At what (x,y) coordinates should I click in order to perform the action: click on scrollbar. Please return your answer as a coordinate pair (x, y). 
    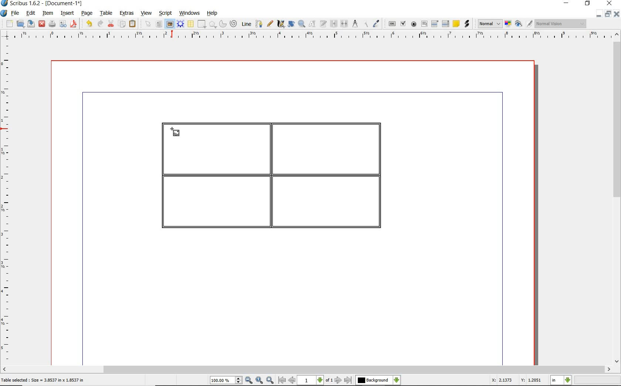
    Looking at the image, I should click on (617, 199).